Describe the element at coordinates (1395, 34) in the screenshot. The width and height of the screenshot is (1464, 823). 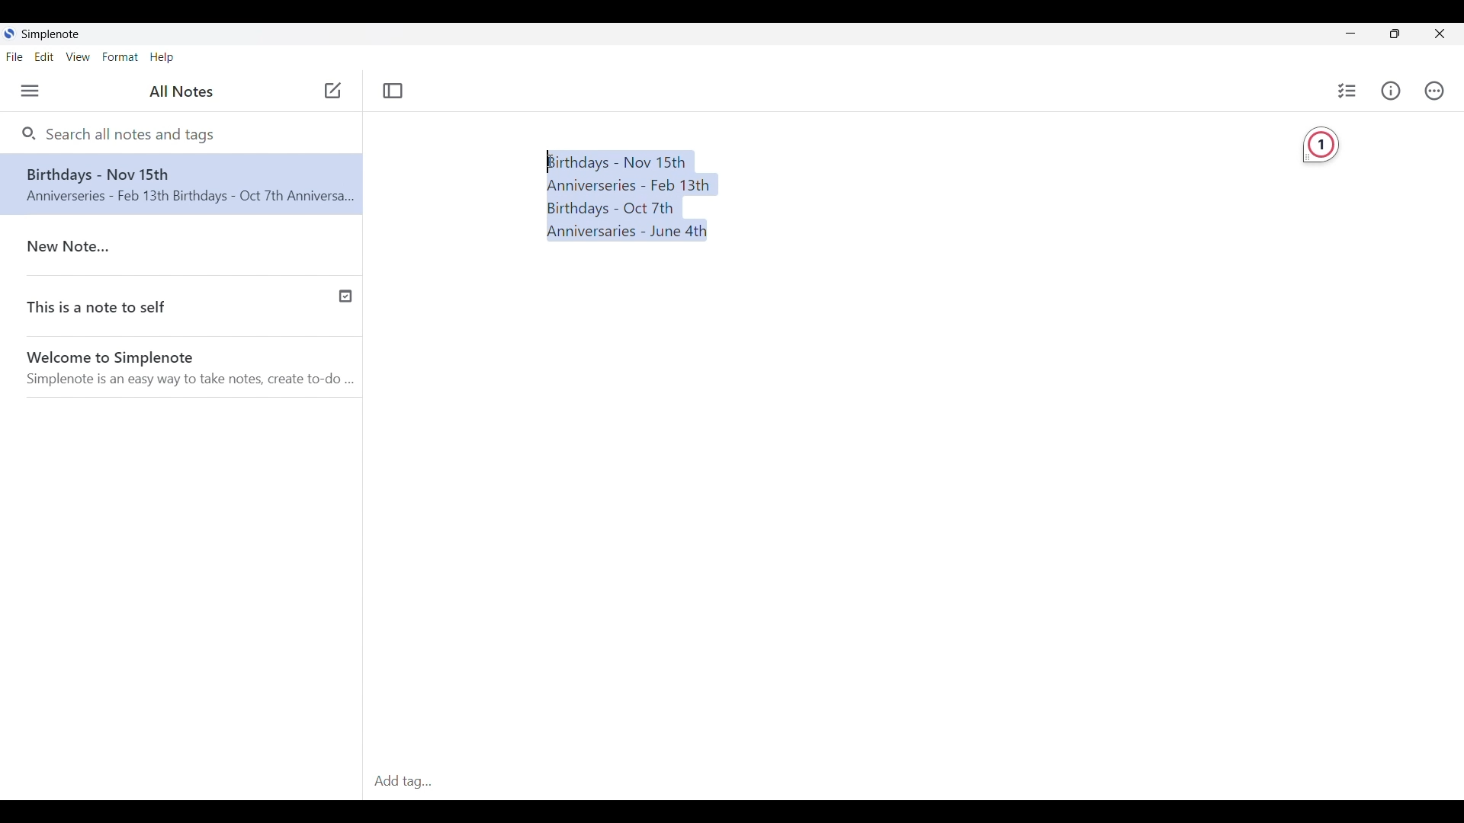
I see `Show interface in a smaller tab` at that location.